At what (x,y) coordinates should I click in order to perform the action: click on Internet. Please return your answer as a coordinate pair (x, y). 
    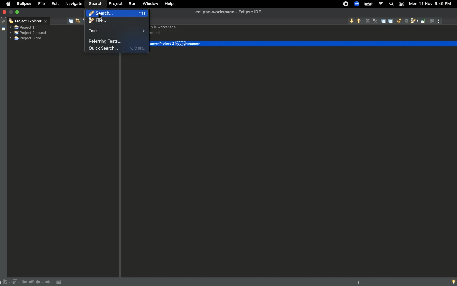
    Looking at the image, I should click on (381, 4).